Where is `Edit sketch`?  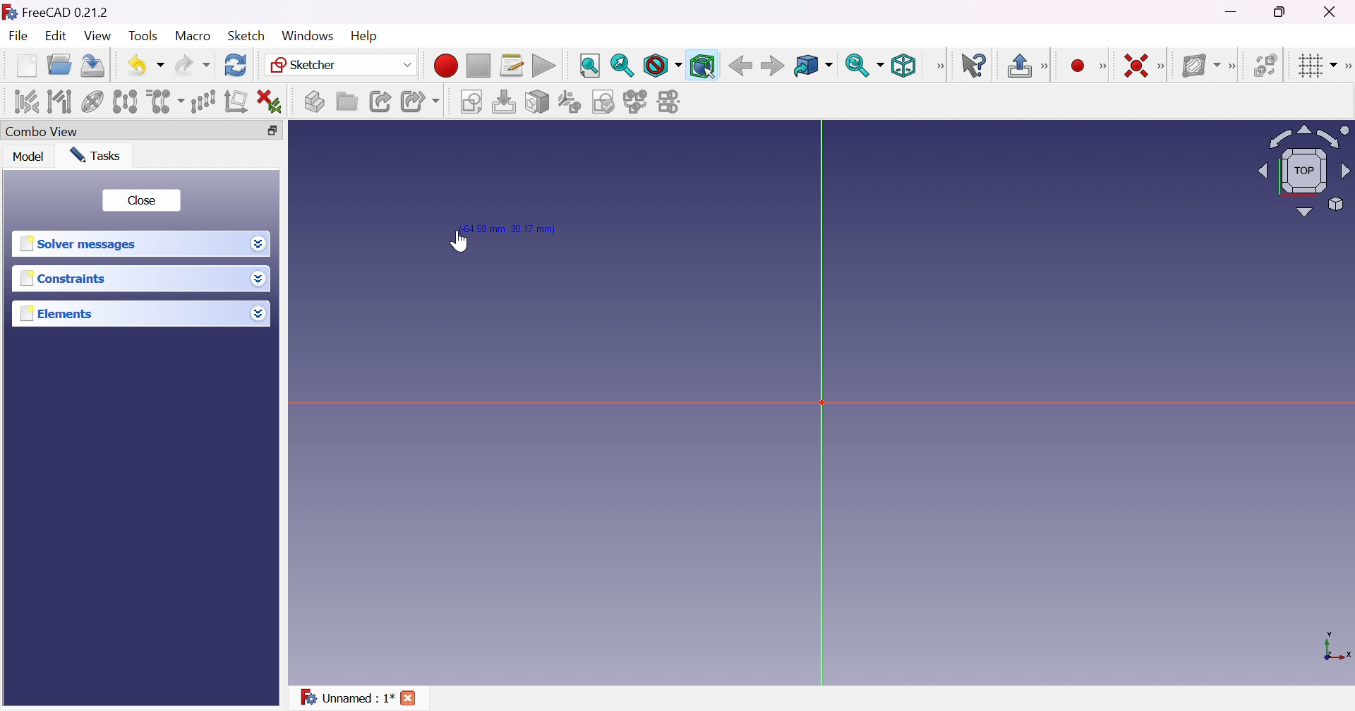 Edit sketch is located at coordinates (503, 102).